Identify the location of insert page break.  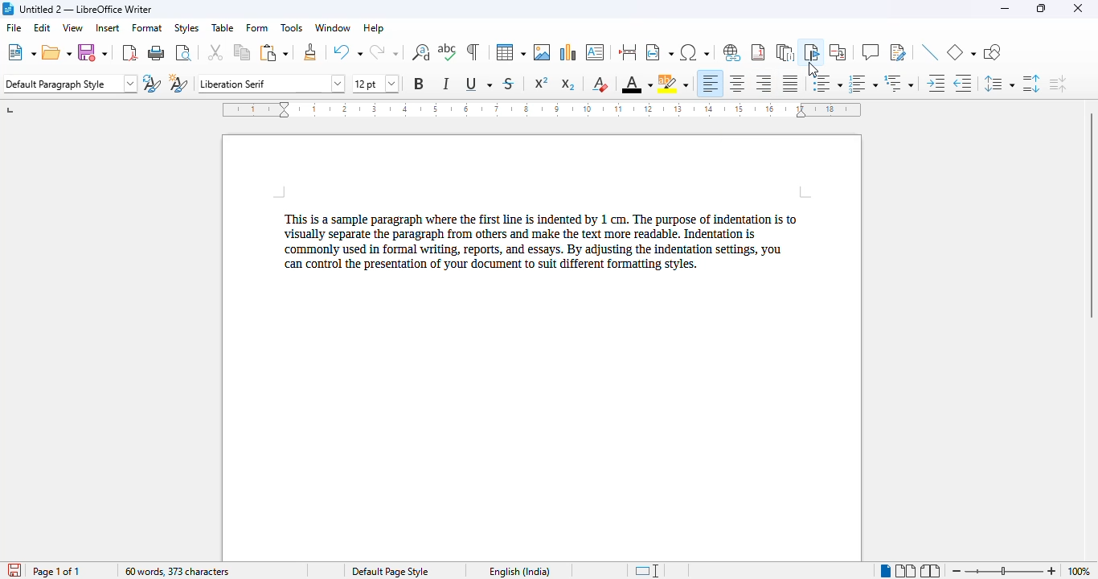
(629, 52).